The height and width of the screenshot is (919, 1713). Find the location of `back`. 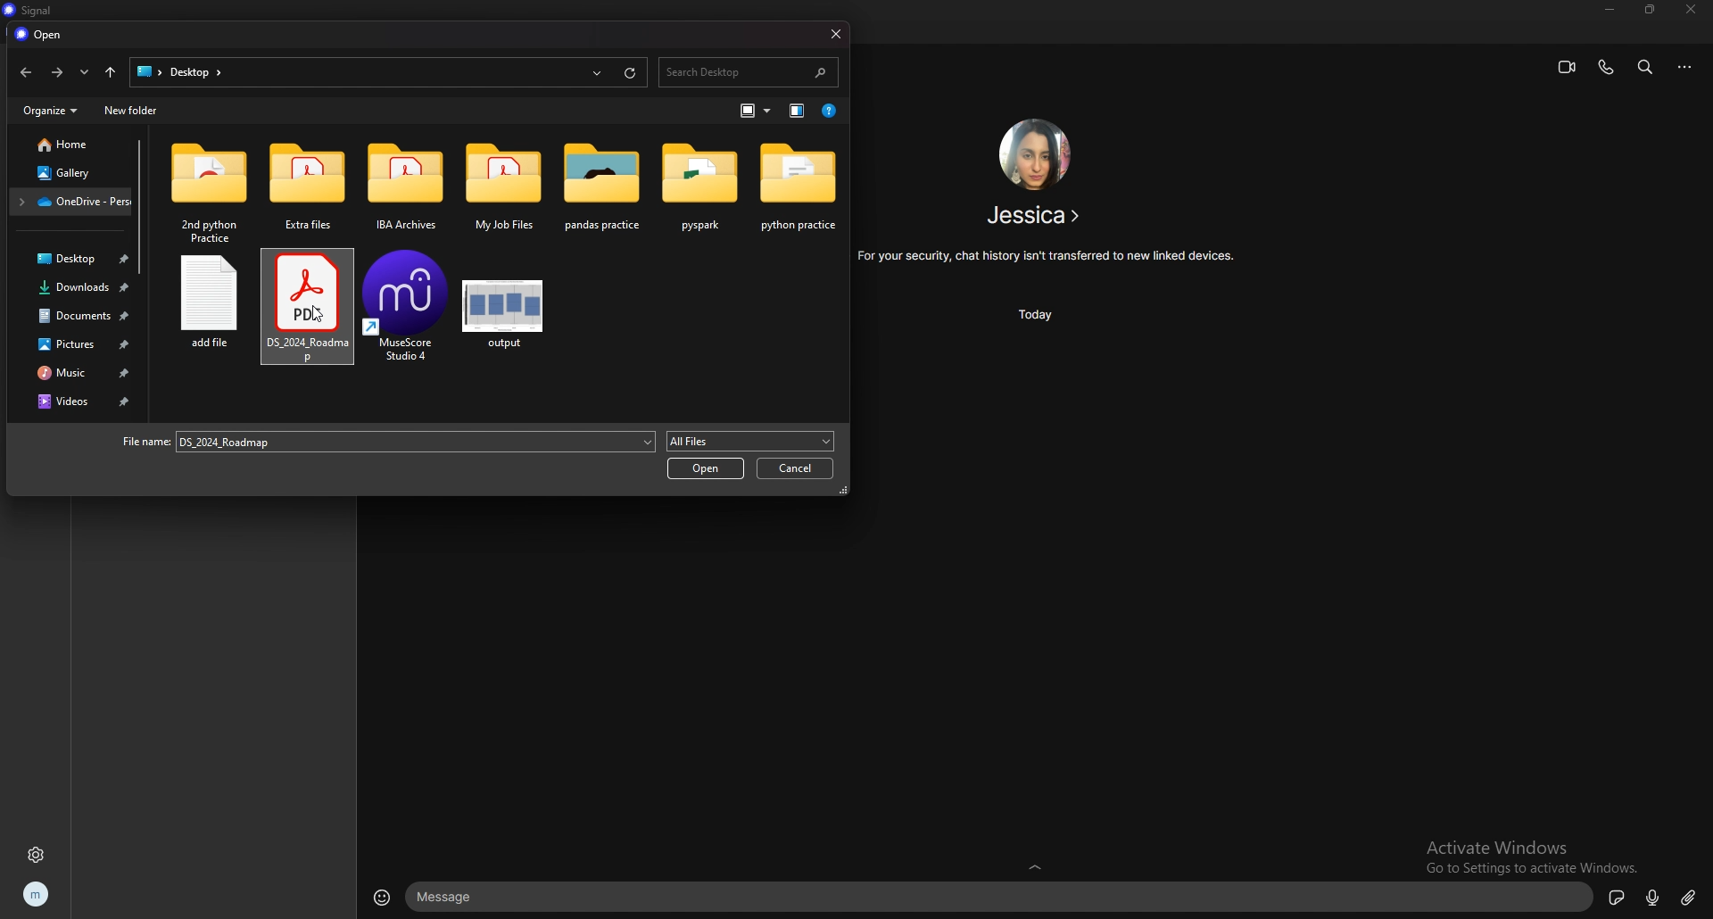

back is located at coordinates (25, 72).